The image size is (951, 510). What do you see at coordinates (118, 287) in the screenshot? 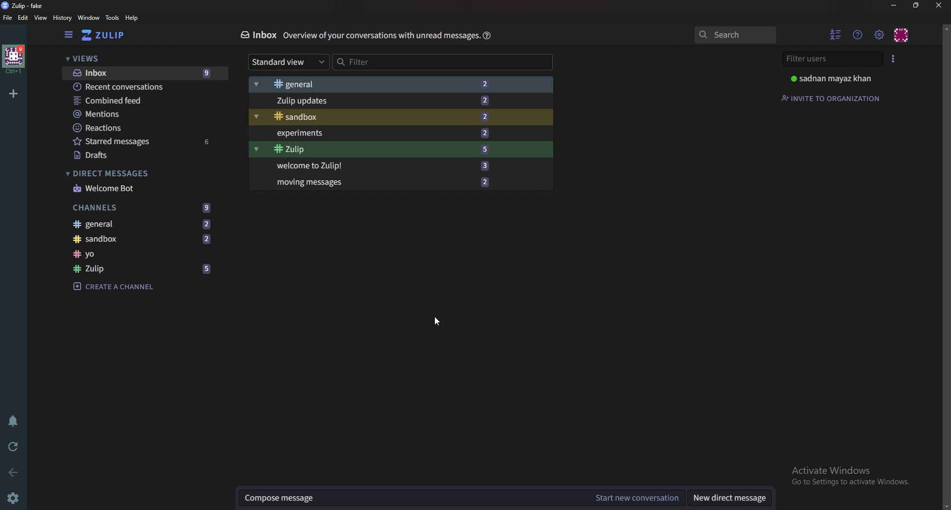
I see `Create a channel` at bounding box center [118, 287].